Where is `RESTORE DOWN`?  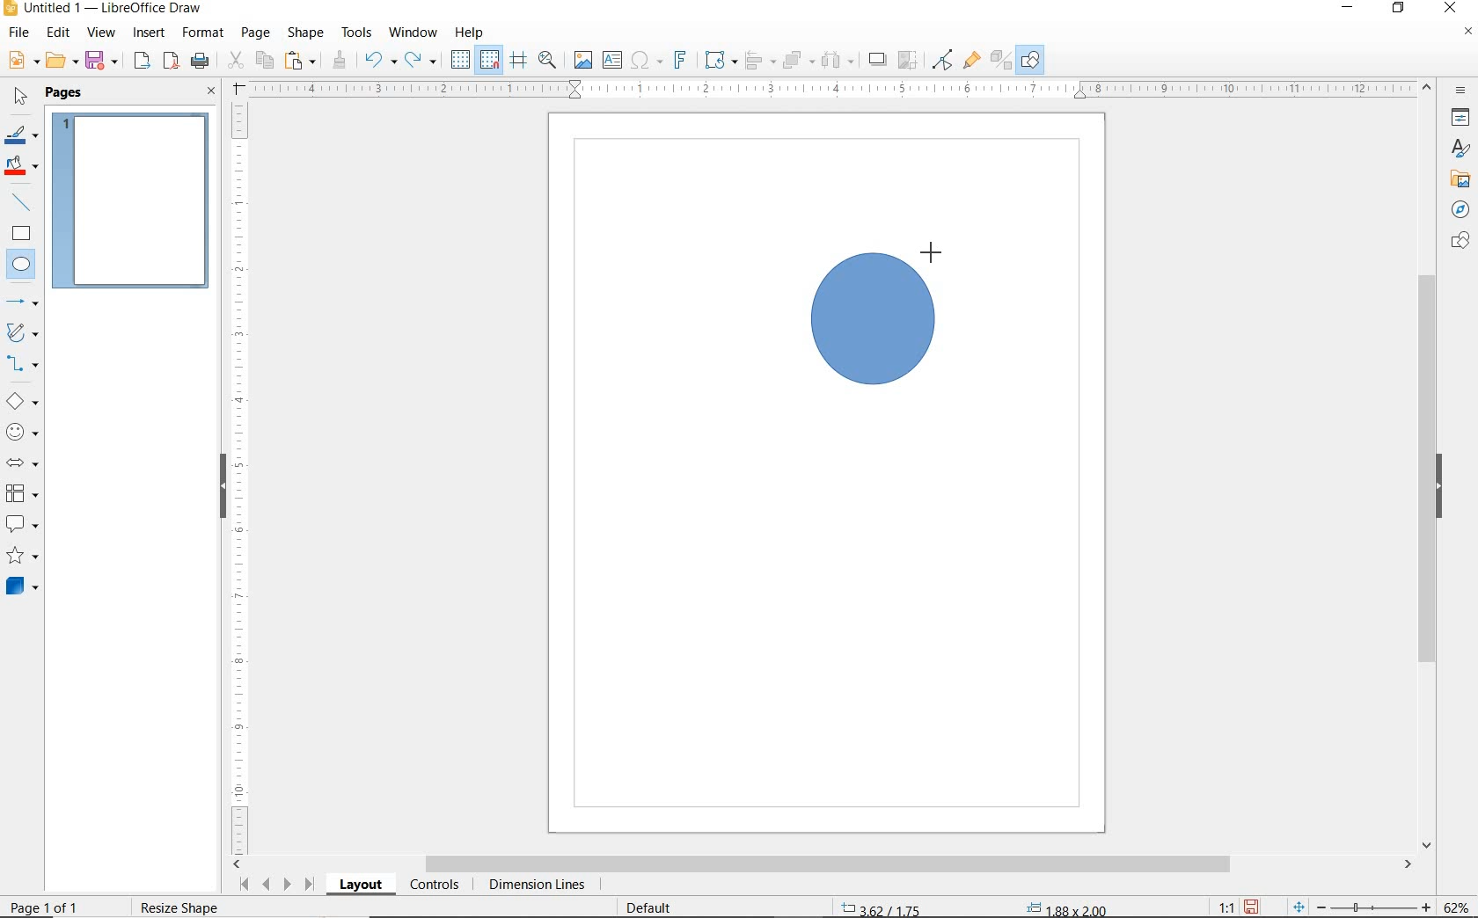 RESTORE DOWN is located at coordinates (1399, 9).